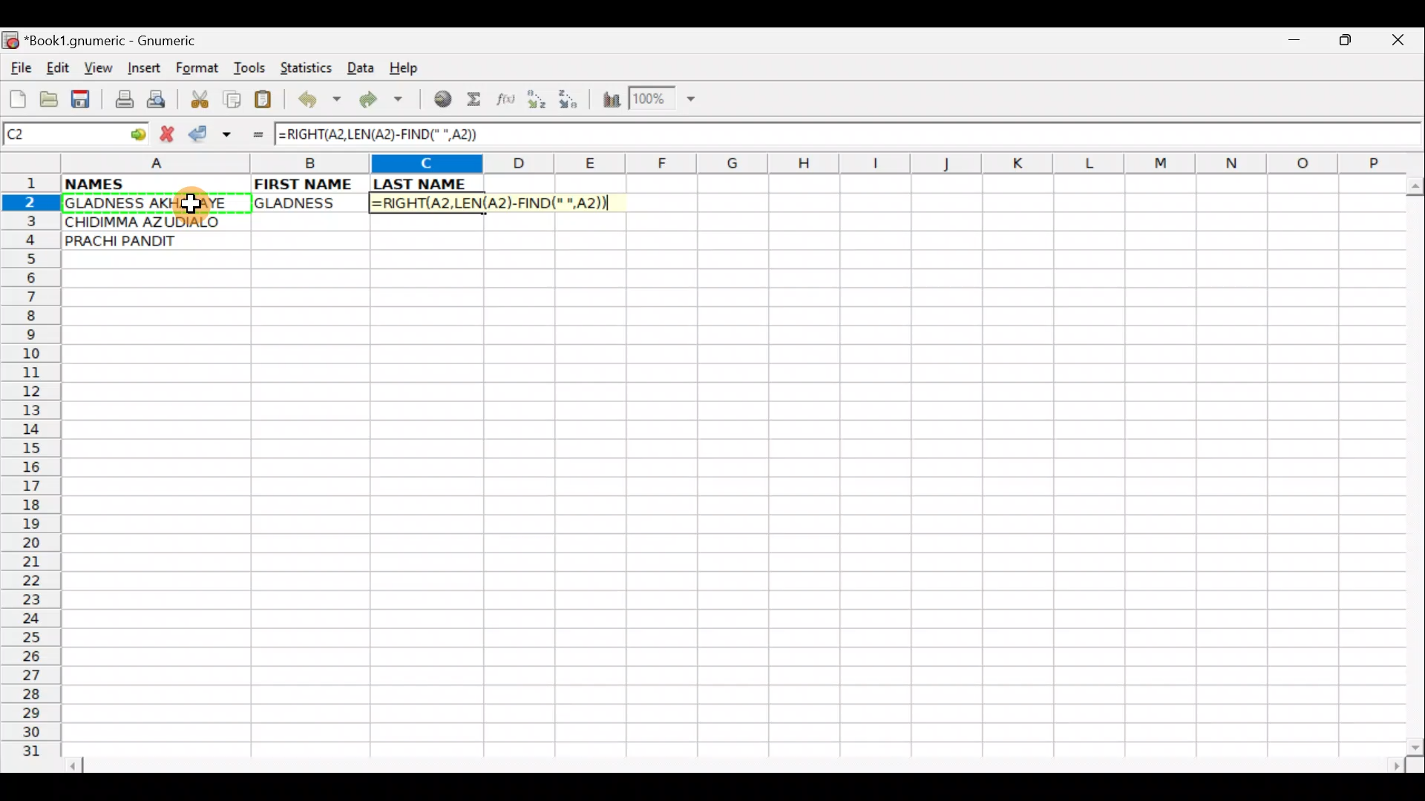 The height and width of the screenshot is (801, 1425). I want to click on Scroll bar, so click(1412, 463).